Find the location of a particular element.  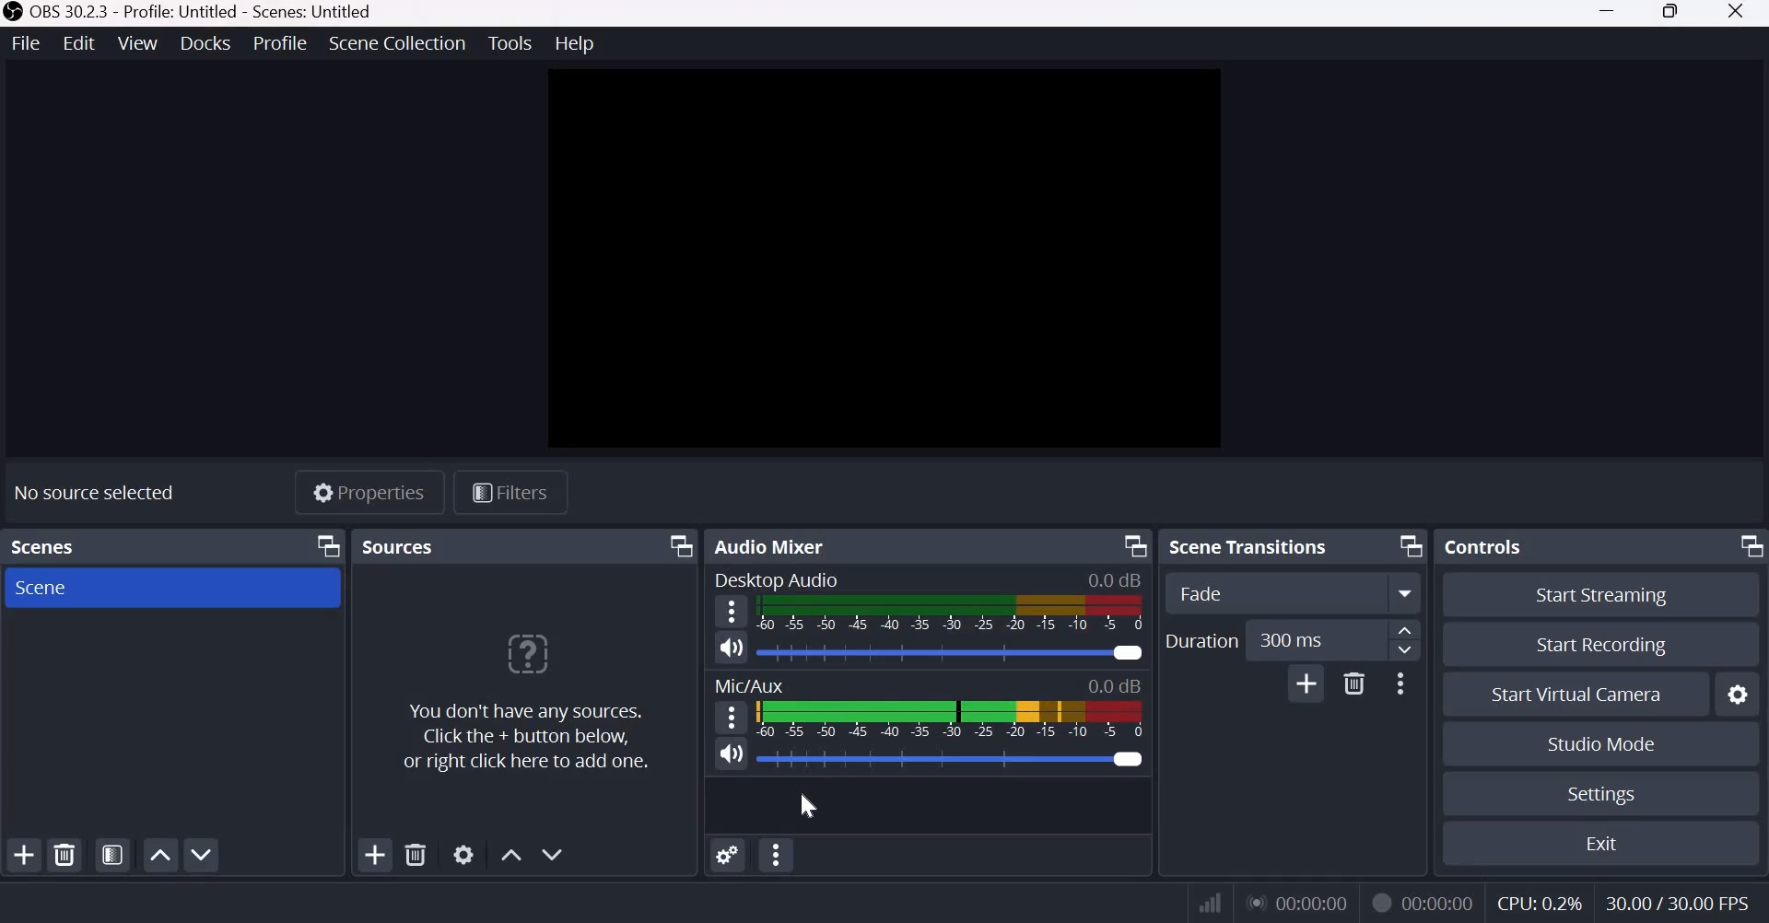

Help is located at coordinates (573, 41).